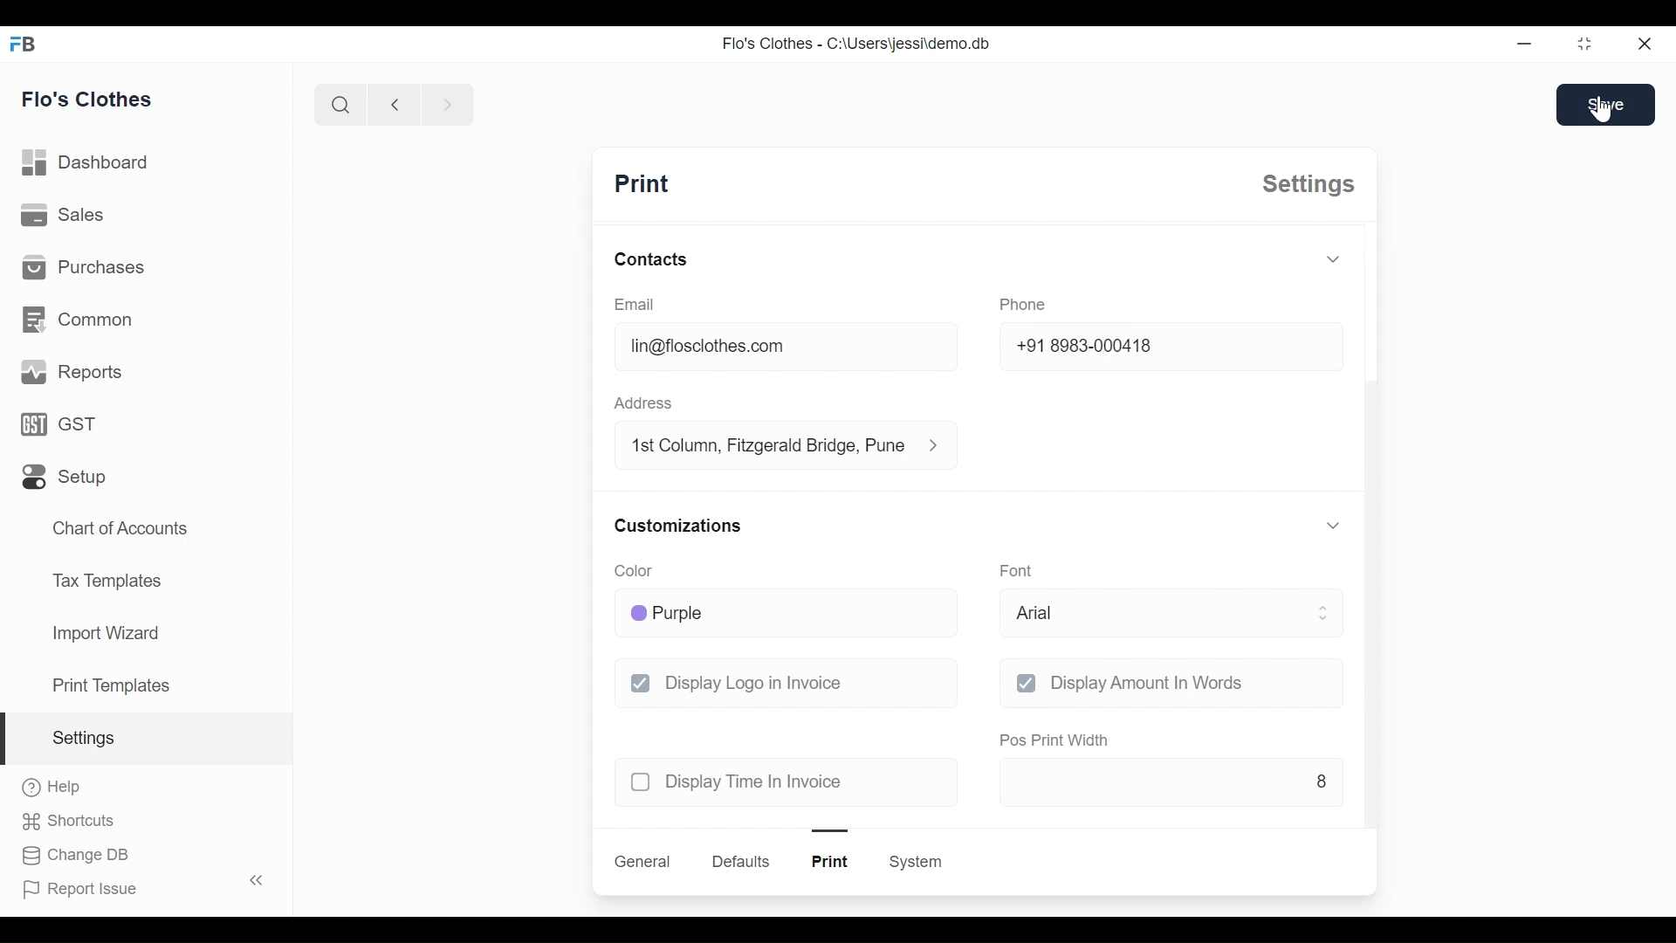 This screenshot has width=1676, height=943. I want to click on address, so click(642, 403).